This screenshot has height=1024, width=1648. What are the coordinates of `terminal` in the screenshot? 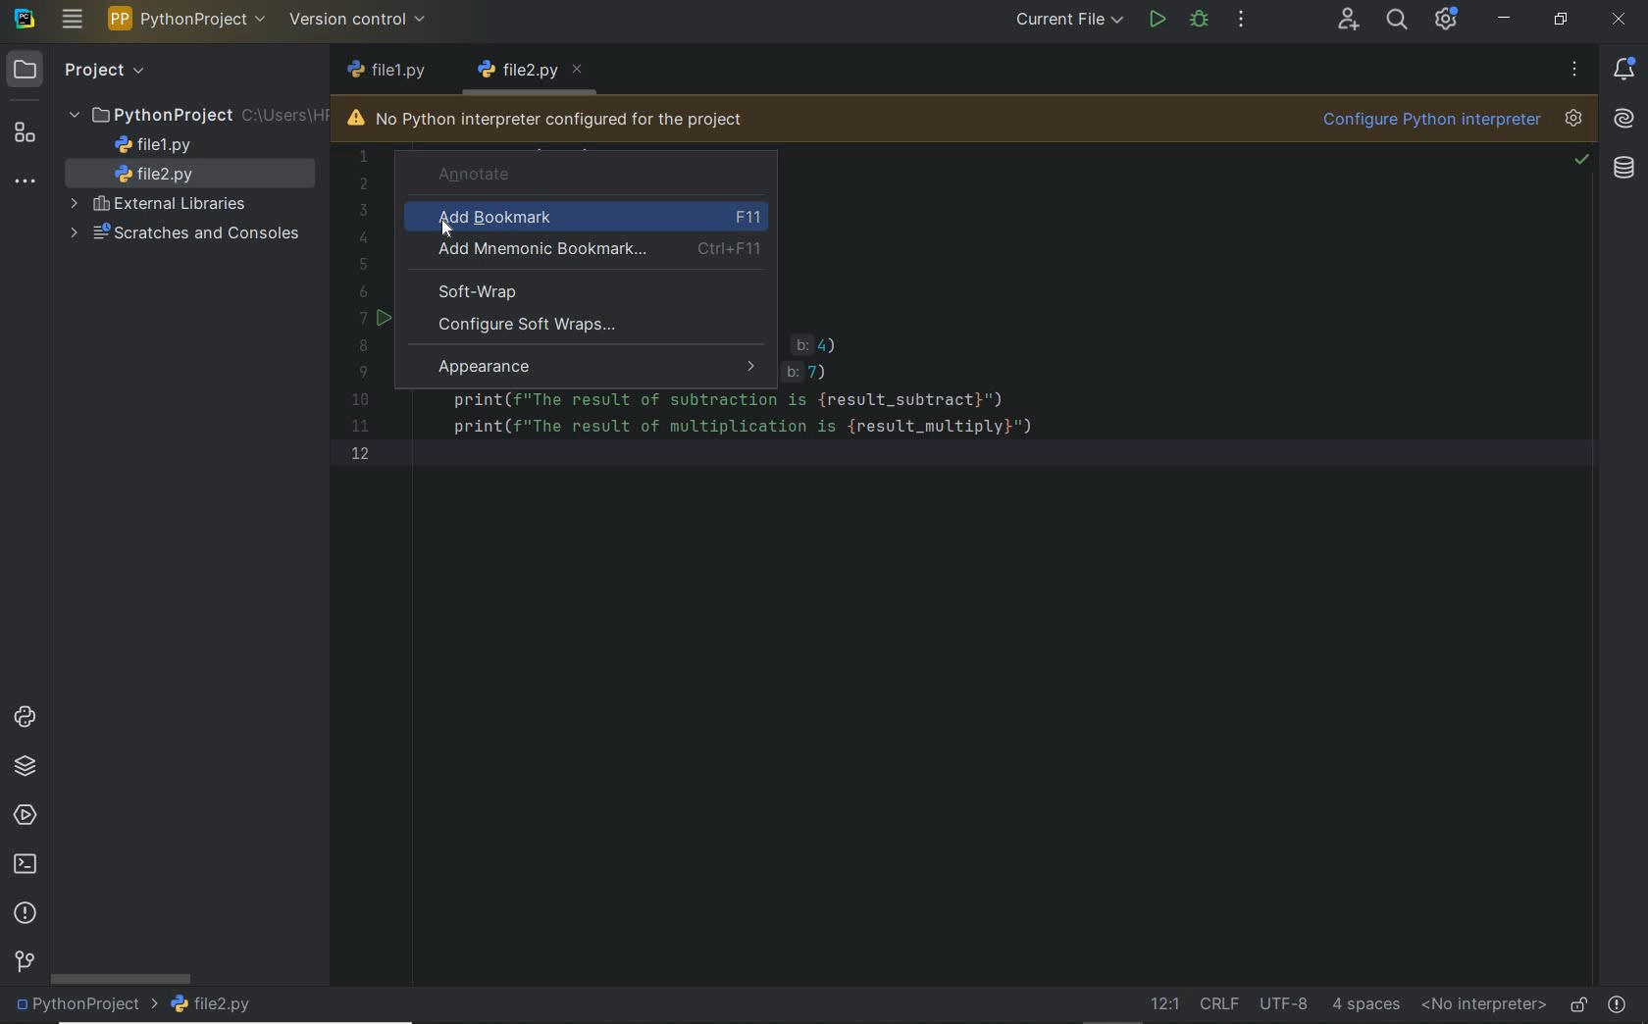 It's located at (24, 866).